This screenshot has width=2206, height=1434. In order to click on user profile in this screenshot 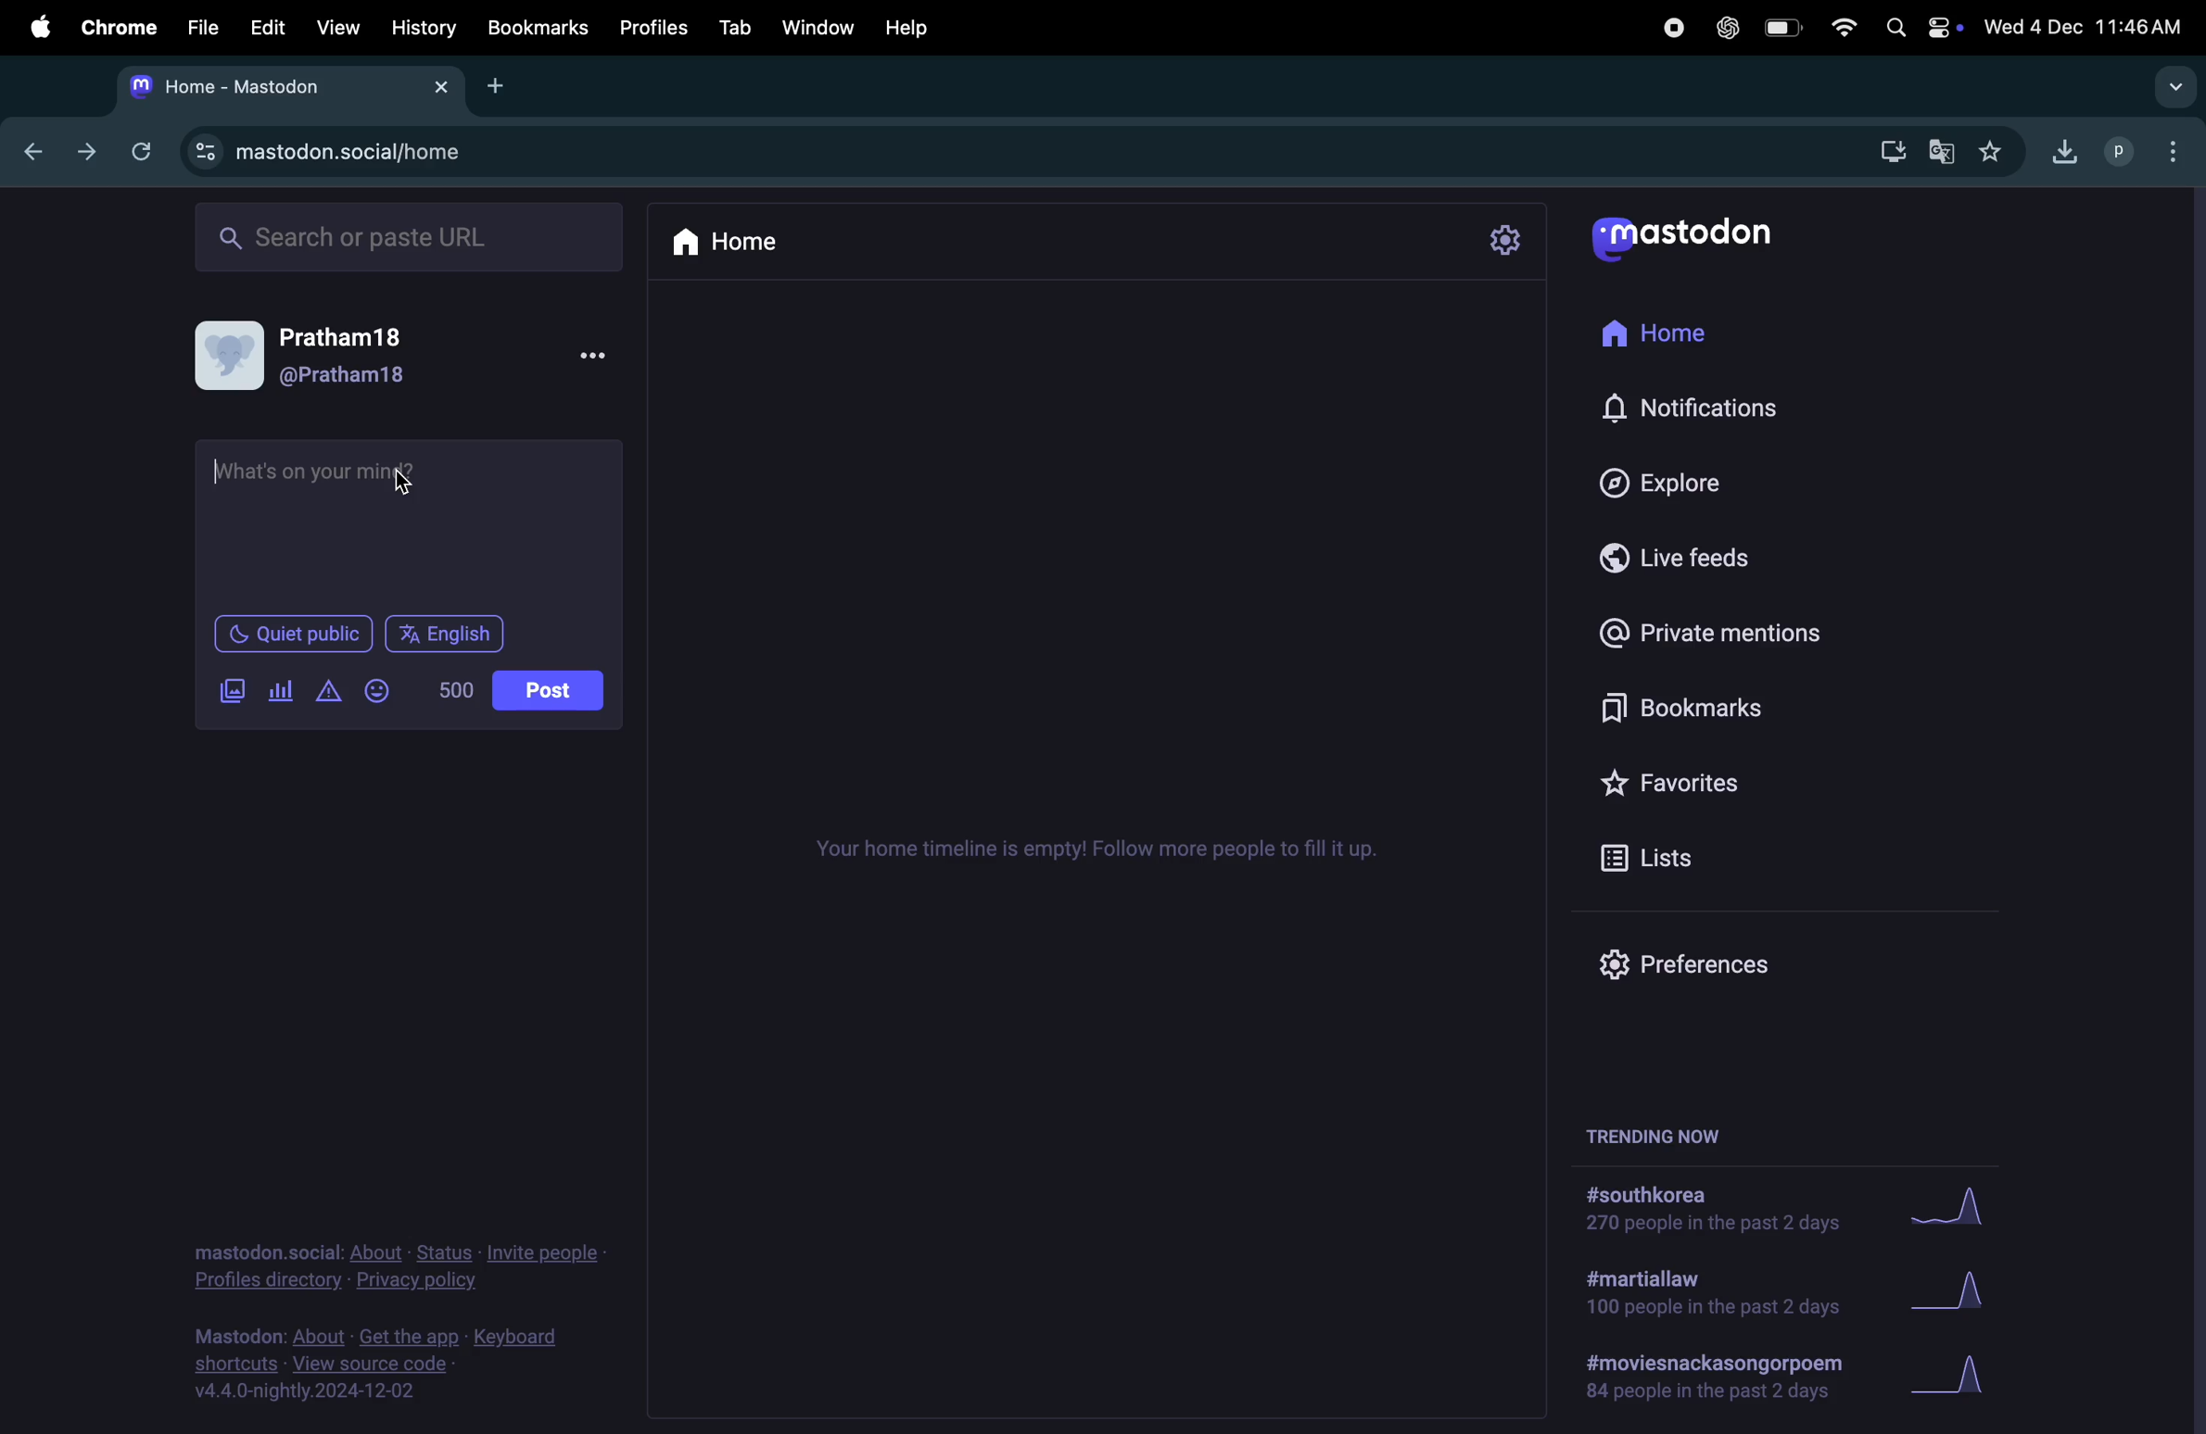, I will do `click(307, 355)`.